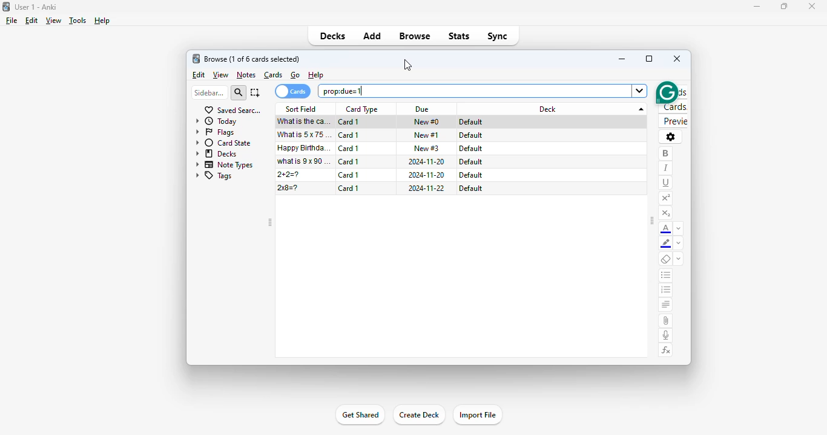 This screenshot has width=827, height=435. What do you see at coordinates (471, 149) in the screenshot?
I see `default` at bounding box center [471, 149].